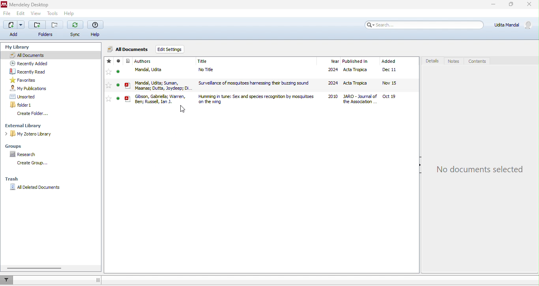  I want to click on journal title, so click(203, 62).